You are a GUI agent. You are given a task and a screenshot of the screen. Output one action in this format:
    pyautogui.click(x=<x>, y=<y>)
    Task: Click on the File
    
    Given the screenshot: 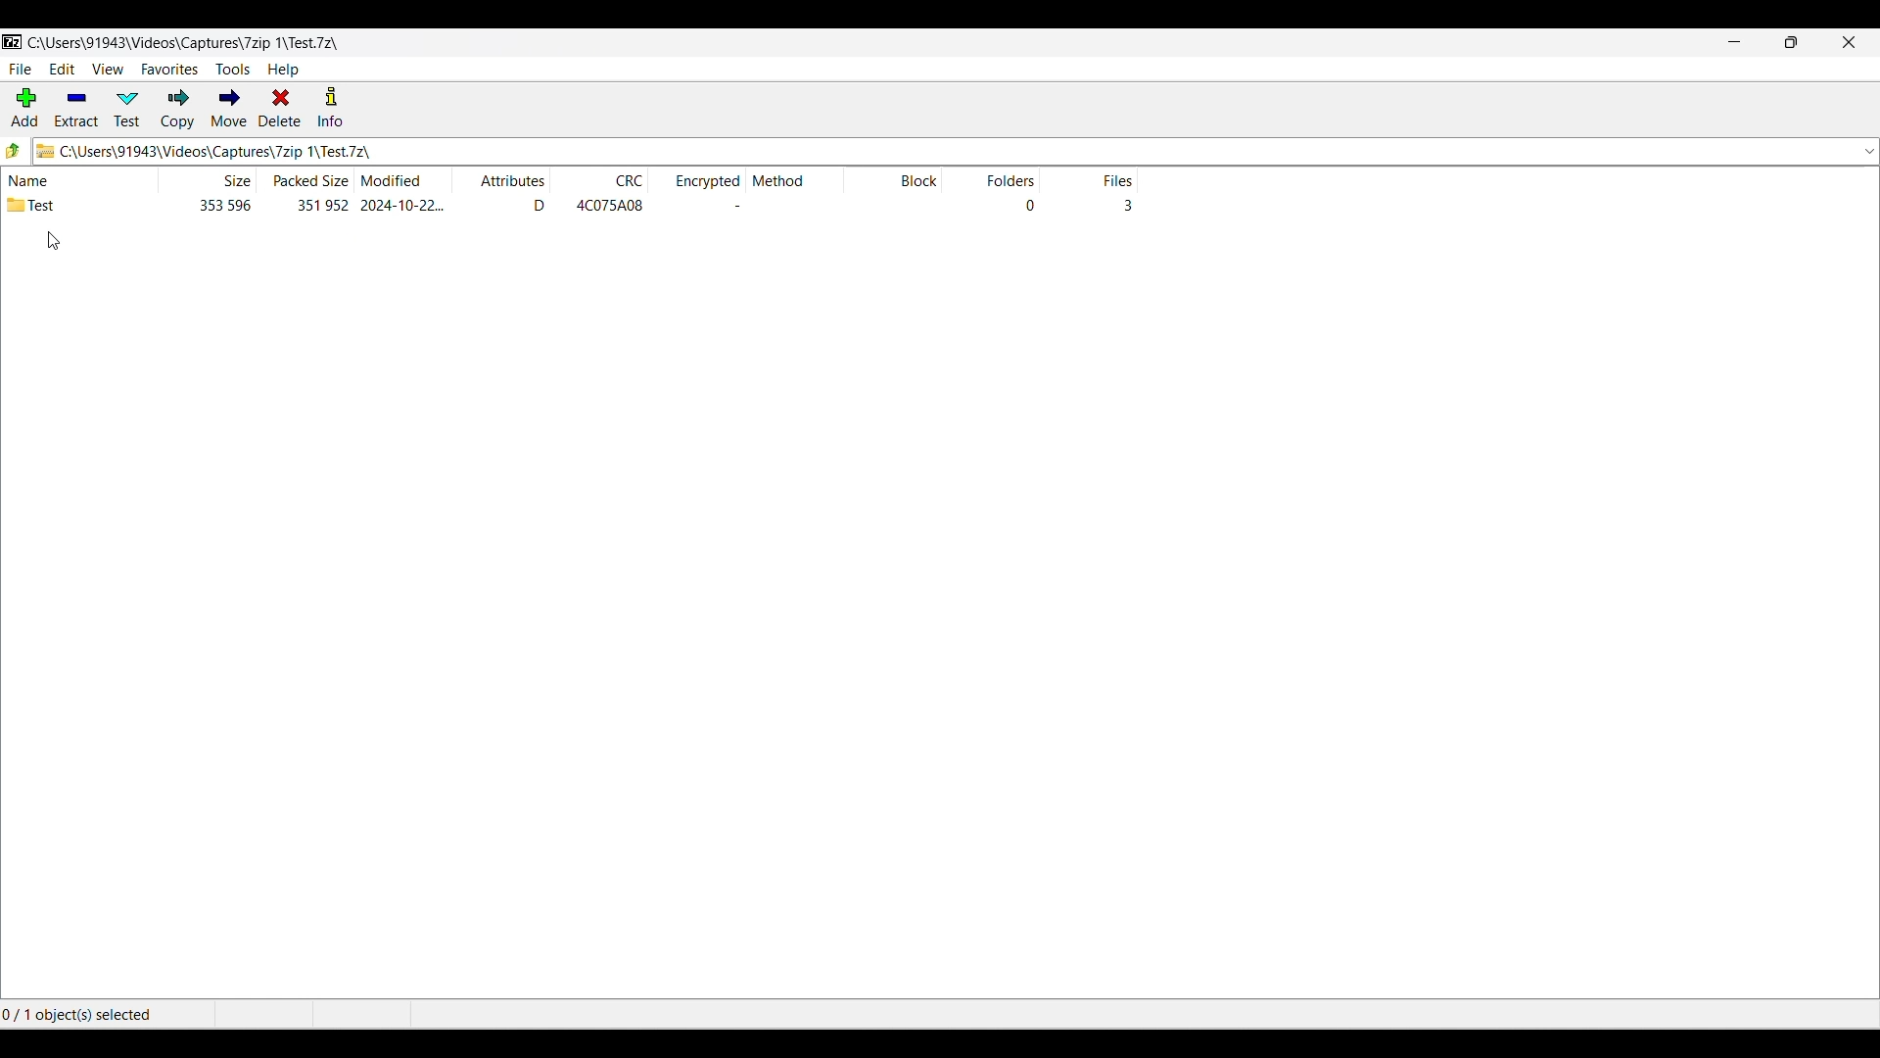 What is the action you would take?
    pyautogui.click(x=20, y=69)
    